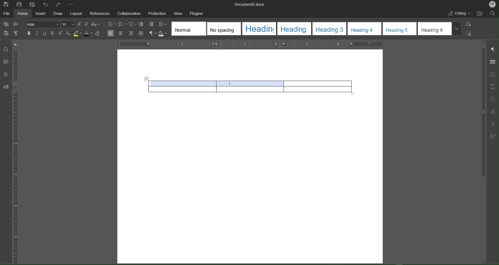  What do you see at coordinates (494, 135) in the screenshot?
I see `Signature` at bounding box center [494, 135].